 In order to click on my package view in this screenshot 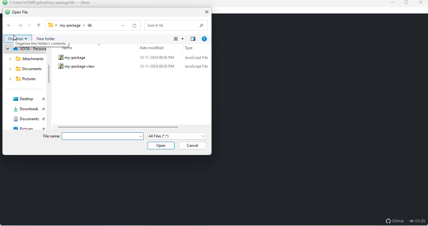, I will do `click(77, 67)`.